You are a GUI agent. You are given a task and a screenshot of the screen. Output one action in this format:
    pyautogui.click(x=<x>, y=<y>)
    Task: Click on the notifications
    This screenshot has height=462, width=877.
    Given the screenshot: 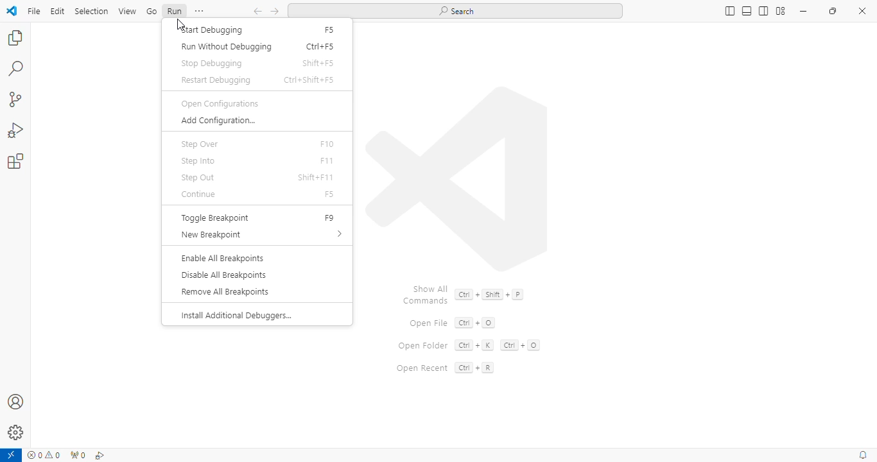 What is the action you would take?
    pyautogui.click(x=864, y=456)
    